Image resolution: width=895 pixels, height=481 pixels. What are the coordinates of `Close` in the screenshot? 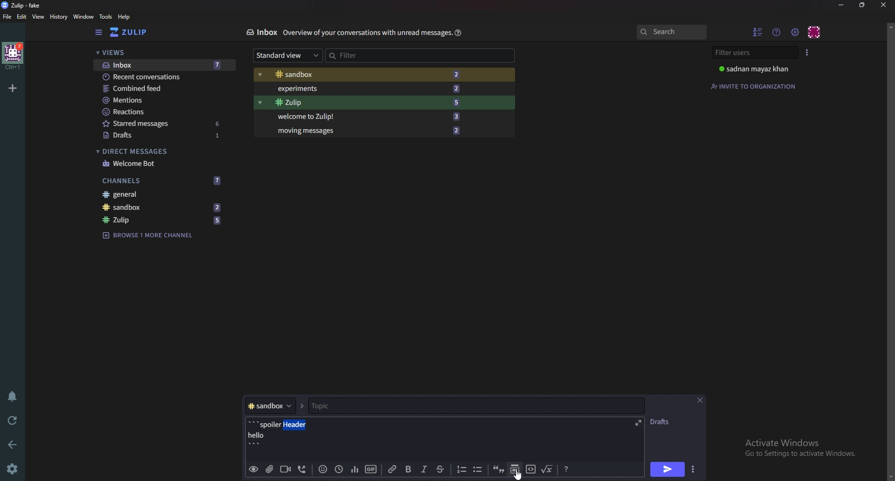 It's located at (885, 5).